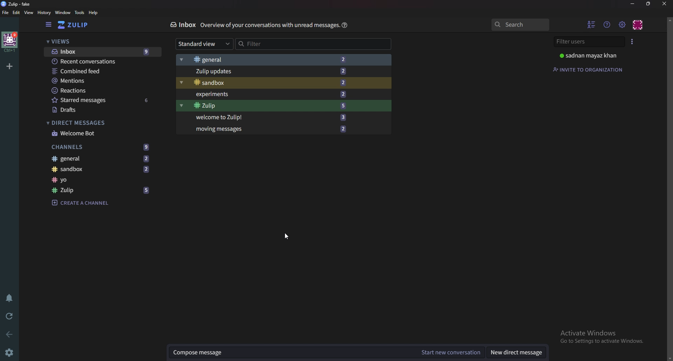 The width and height of the screenshot is (673, 361). Describe the element at coordinates (9, 299) in the screenshot. I see `Enable do not disturb` at that location.